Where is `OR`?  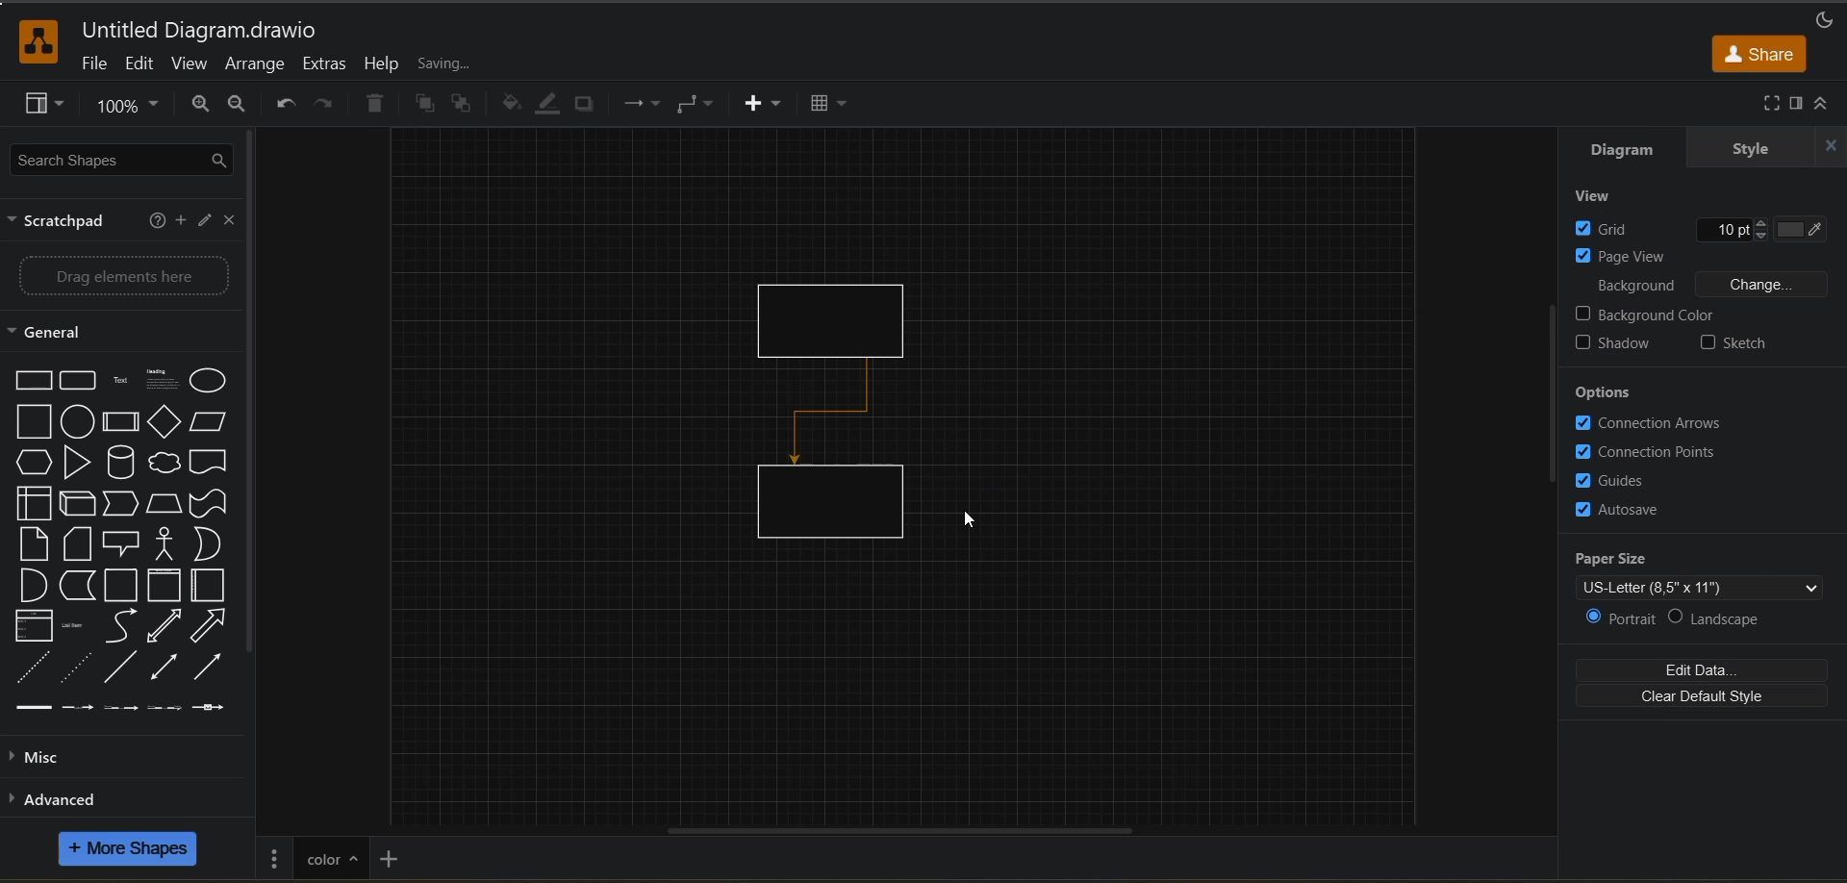
OR is located at coordinates (212, 545).